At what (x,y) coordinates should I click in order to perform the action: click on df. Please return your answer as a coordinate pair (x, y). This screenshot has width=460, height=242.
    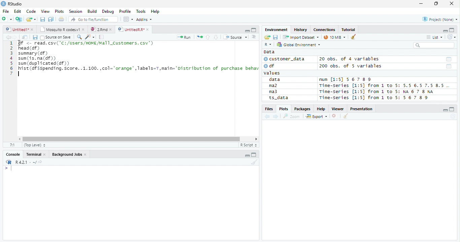
    Looking at the image, I should click on (271, 66).